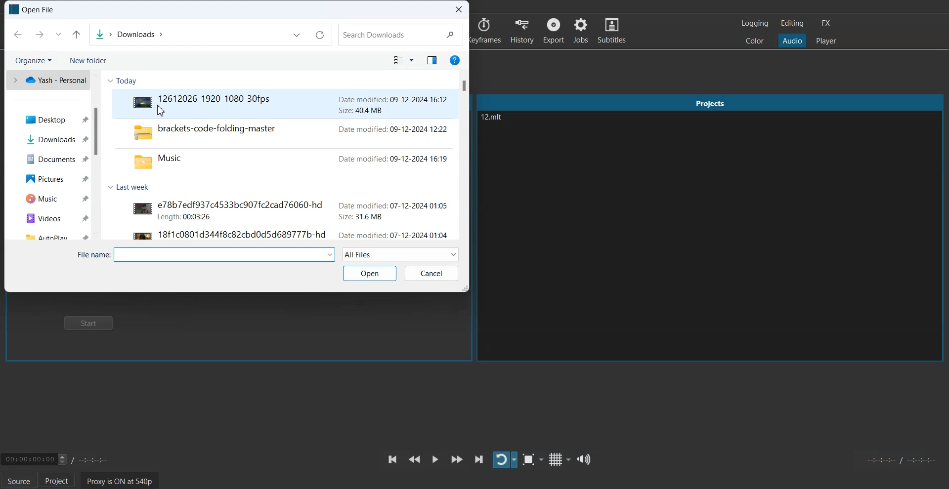 The image size is (949, 489). I want to click on History, so click(522, 30).